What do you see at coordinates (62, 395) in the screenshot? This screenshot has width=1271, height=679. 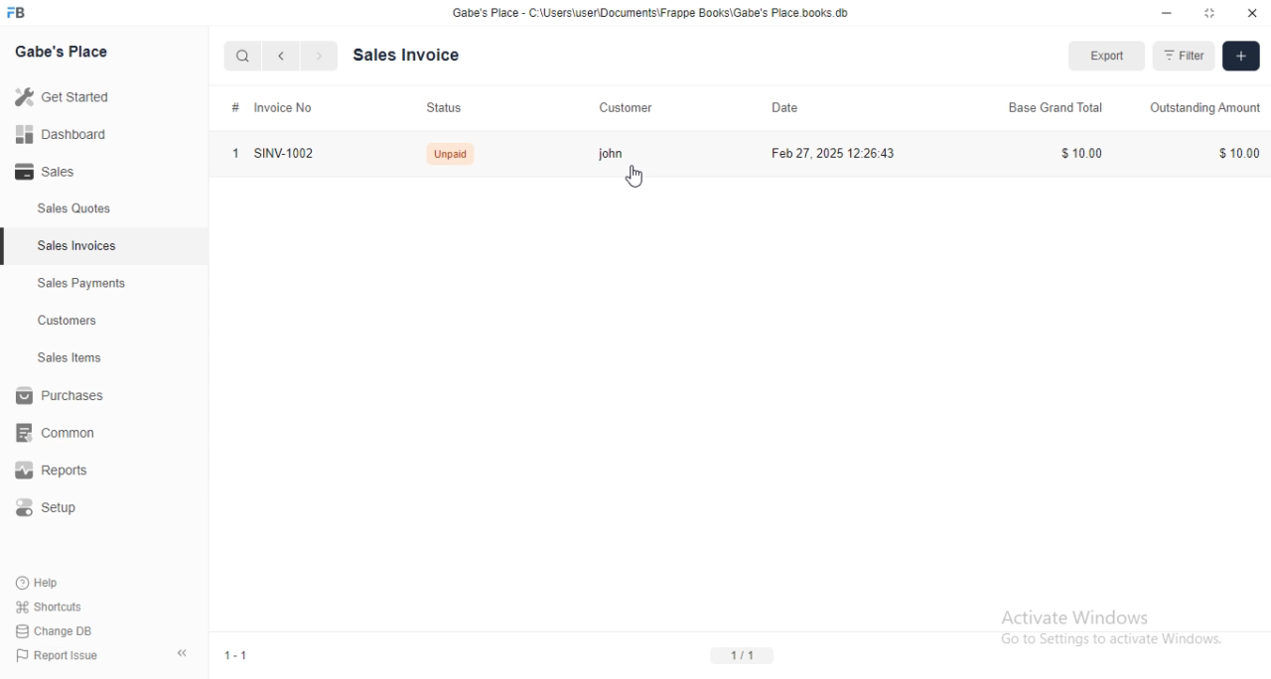 I see `purchases` at bounding box center [62, 395].